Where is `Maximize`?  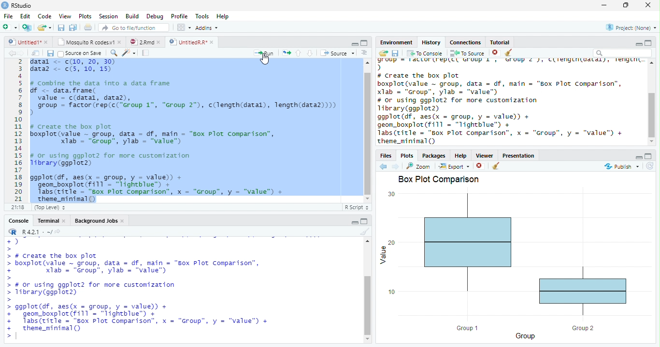 Maximize is located at coordinates (648, 43).